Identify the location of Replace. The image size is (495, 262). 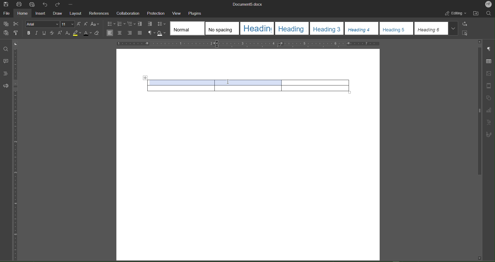
(466, 24).